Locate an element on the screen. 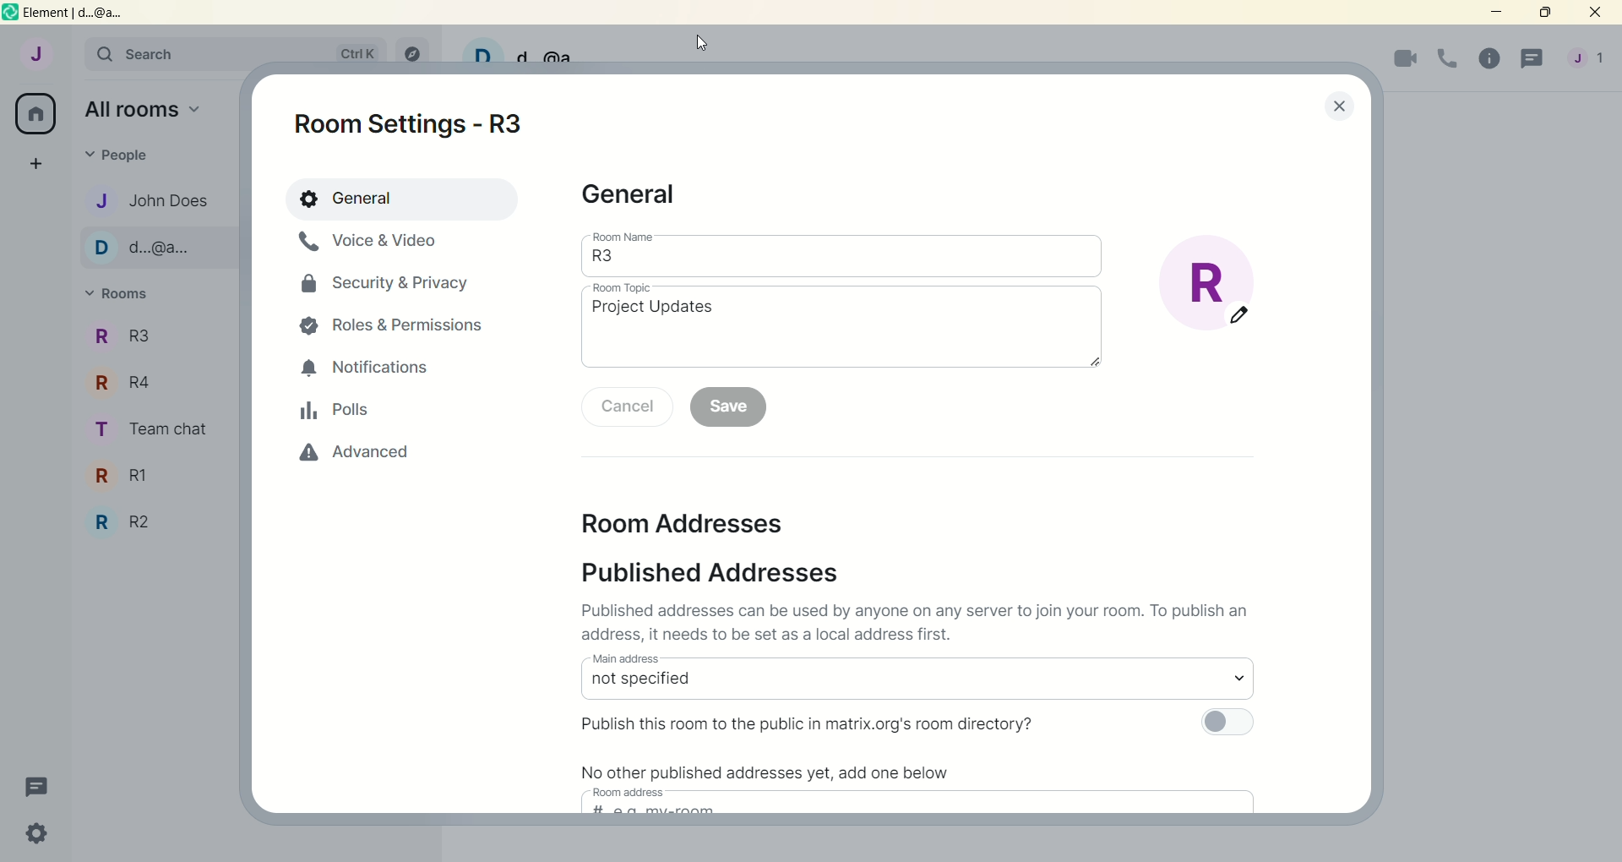  search is located at coordinates (159, 56).